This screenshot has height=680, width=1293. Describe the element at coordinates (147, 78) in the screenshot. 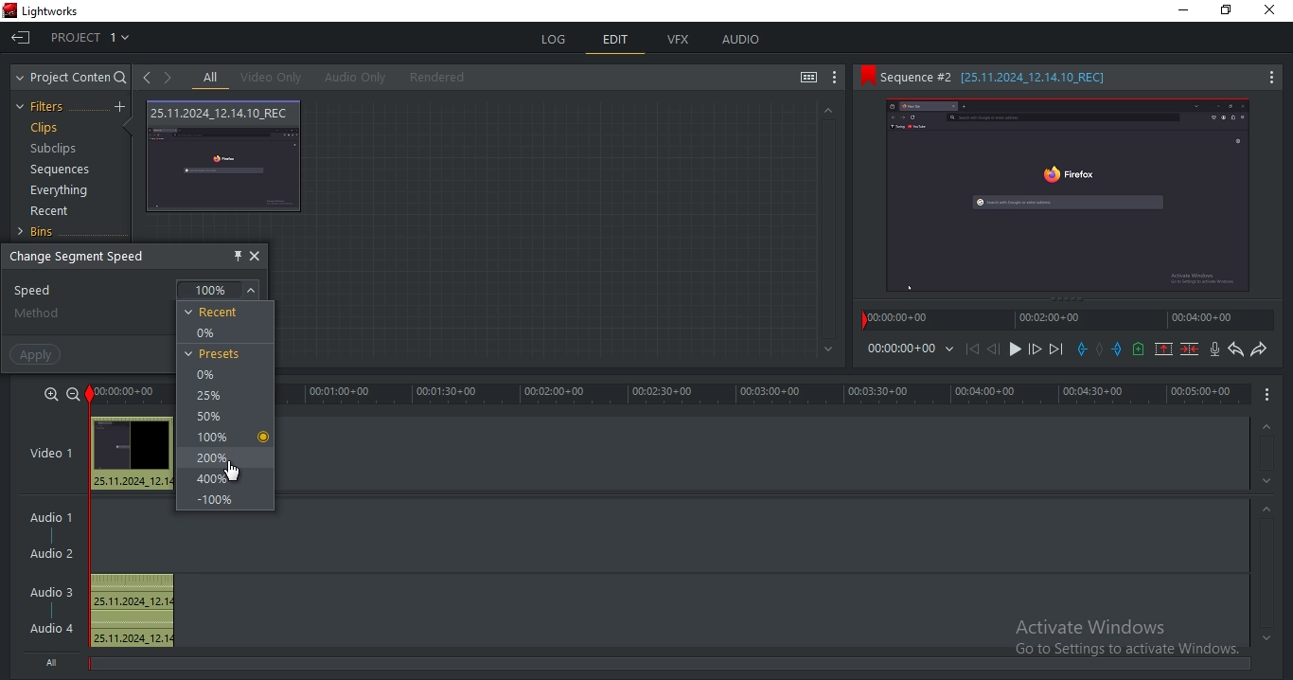

I see `open previous clip` at that location.